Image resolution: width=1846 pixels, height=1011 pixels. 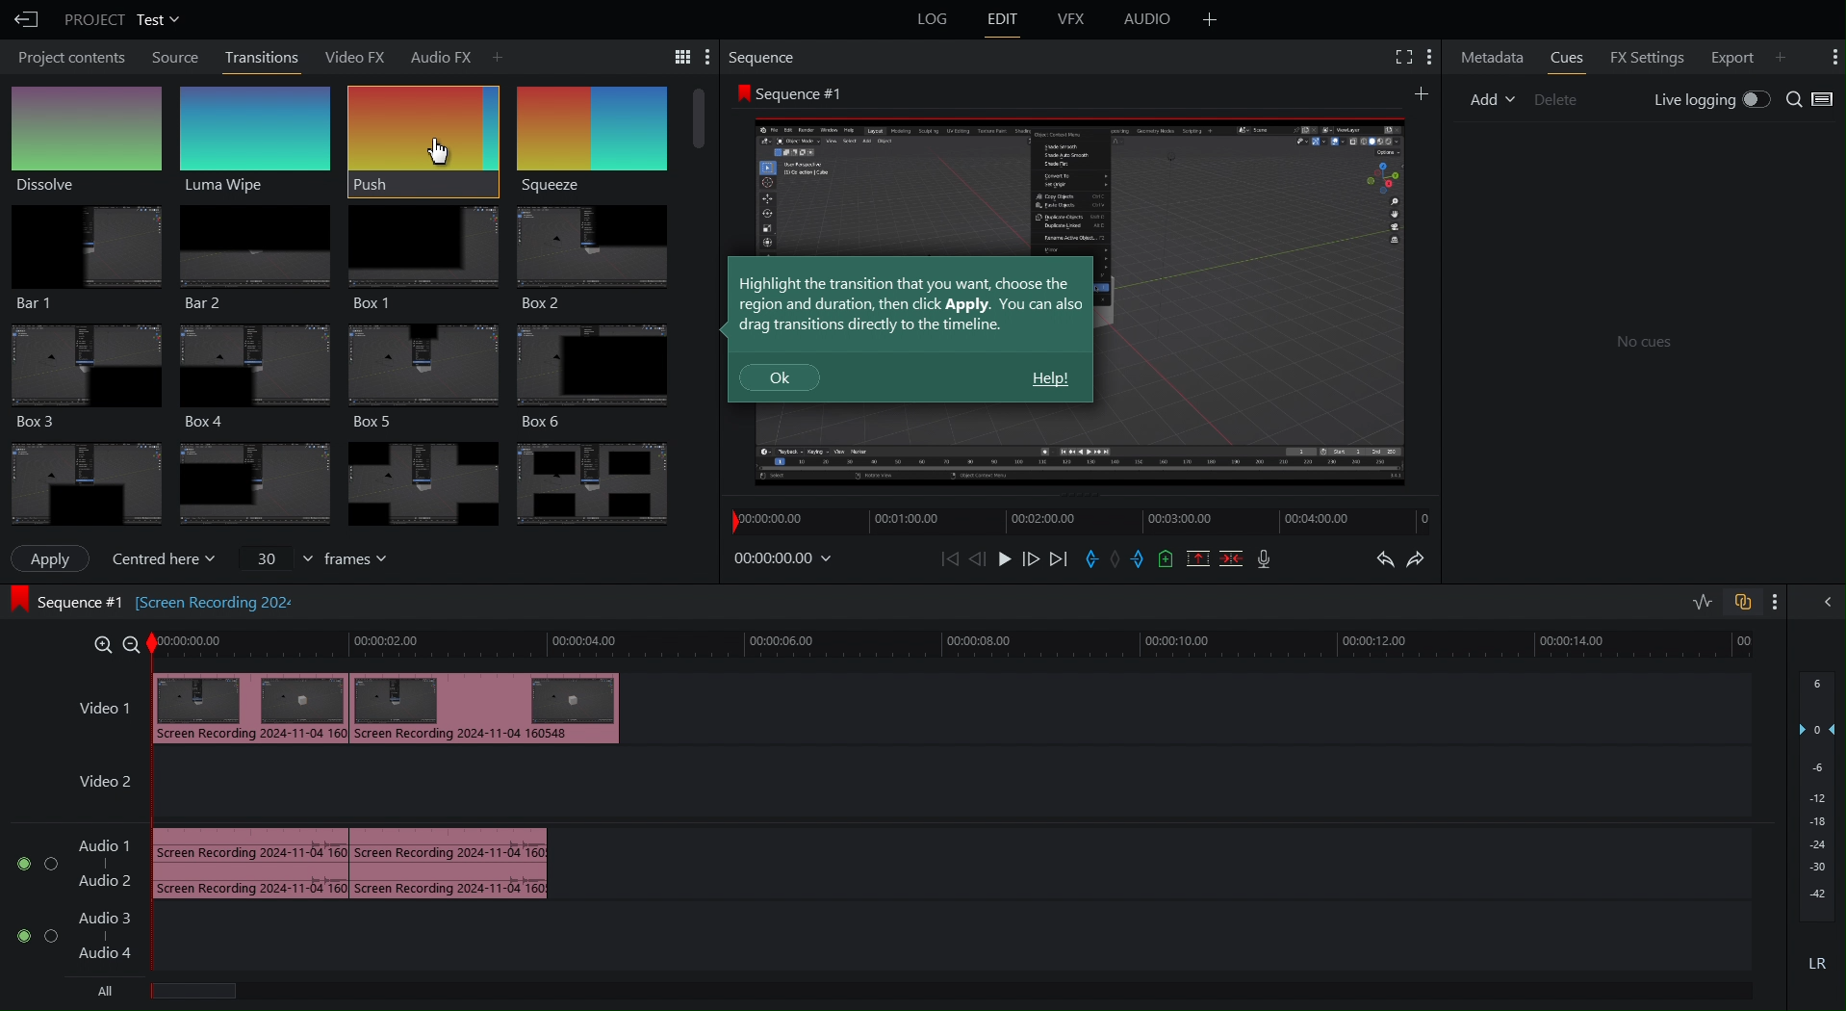 I want to click on Skip Forward, so click(x=1058, y=560).